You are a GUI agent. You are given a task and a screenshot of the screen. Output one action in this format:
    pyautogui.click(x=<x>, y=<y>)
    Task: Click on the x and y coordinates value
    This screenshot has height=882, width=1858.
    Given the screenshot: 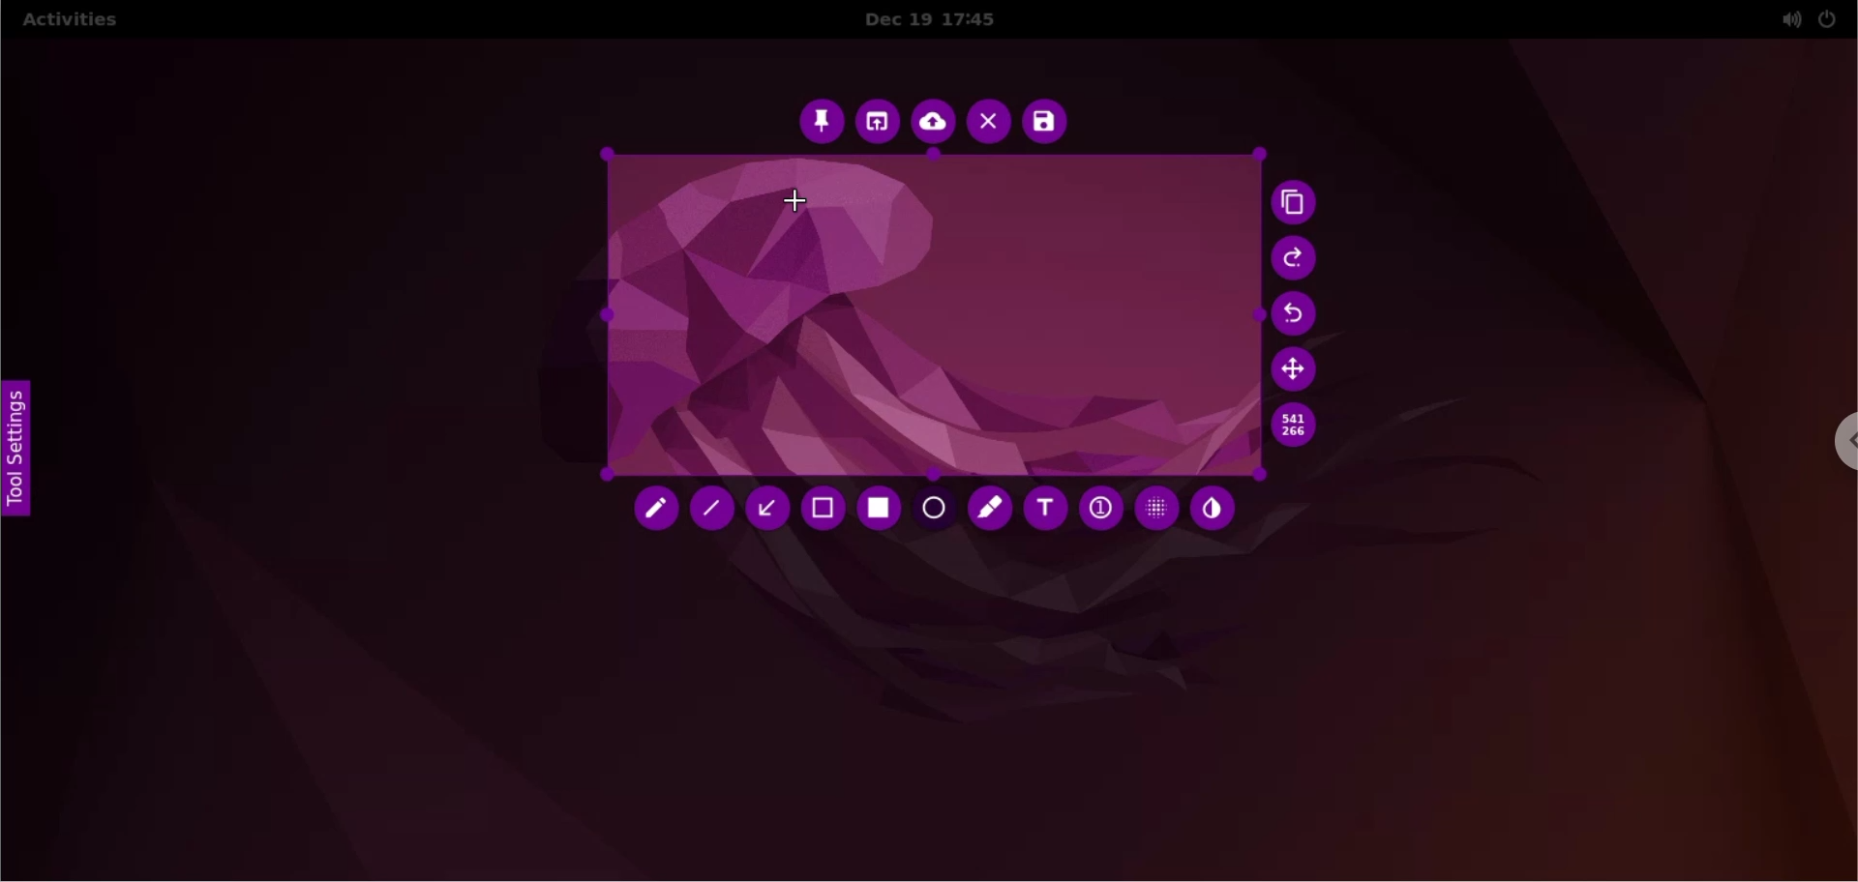 What is the action you would take?
    pyautogui.click(x=1294, y=426)
    